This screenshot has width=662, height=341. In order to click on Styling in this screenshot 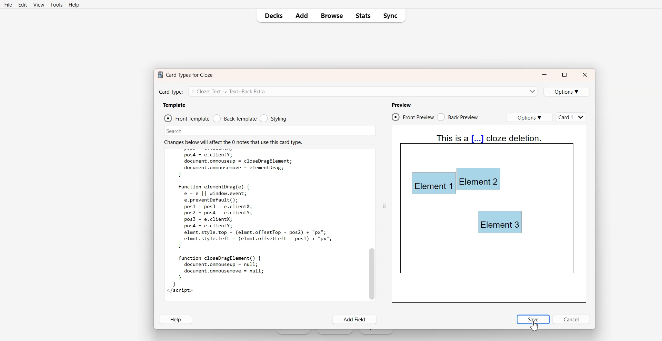, I will do `click(273, 118)`.